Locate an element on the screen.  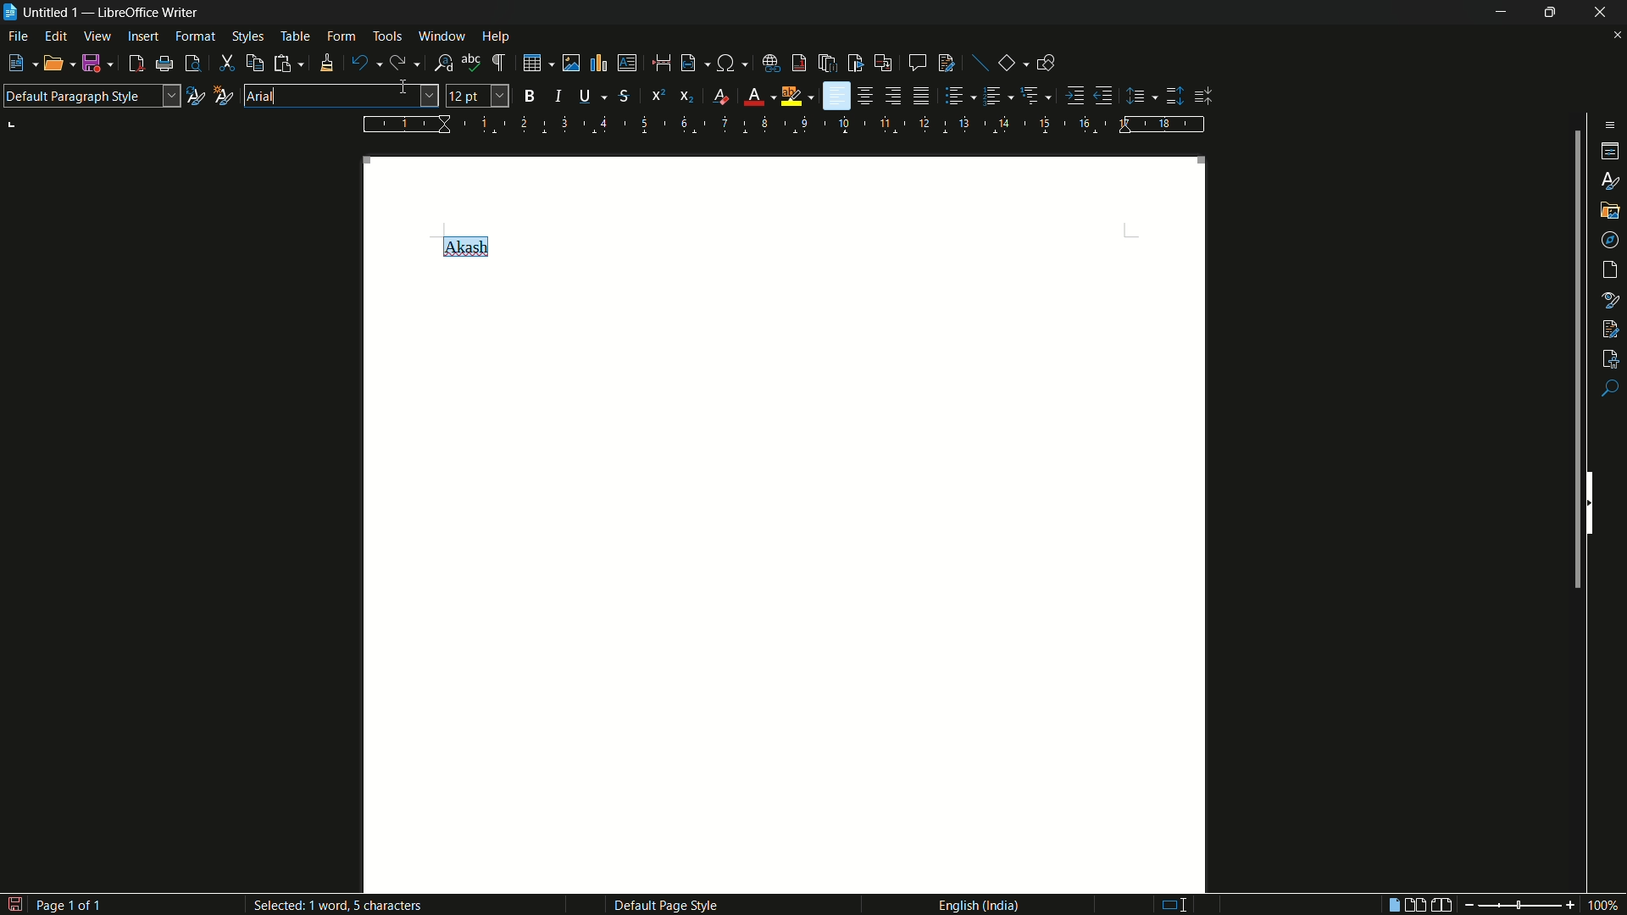
insert hyperlink is located at coordinates (773, 64).